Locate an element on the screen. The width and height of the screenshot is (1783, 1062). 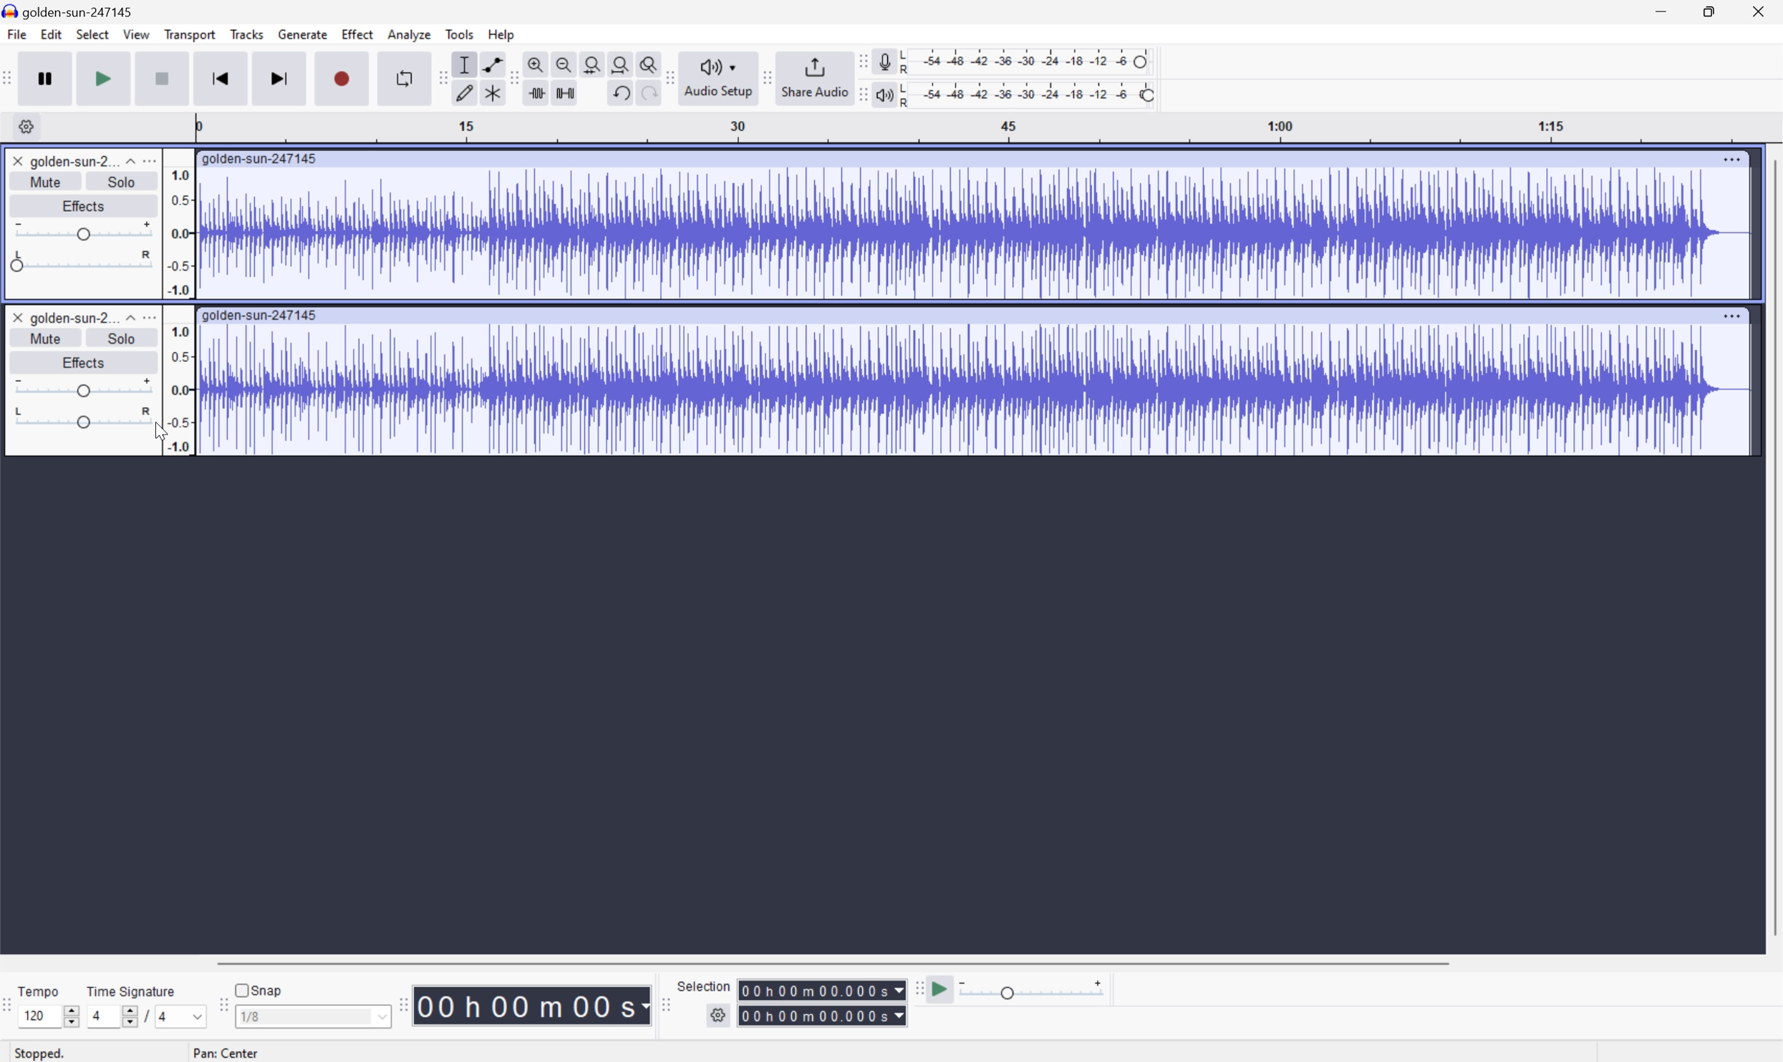
Audacity Edit toolbar is located at coordinates (512, 77).